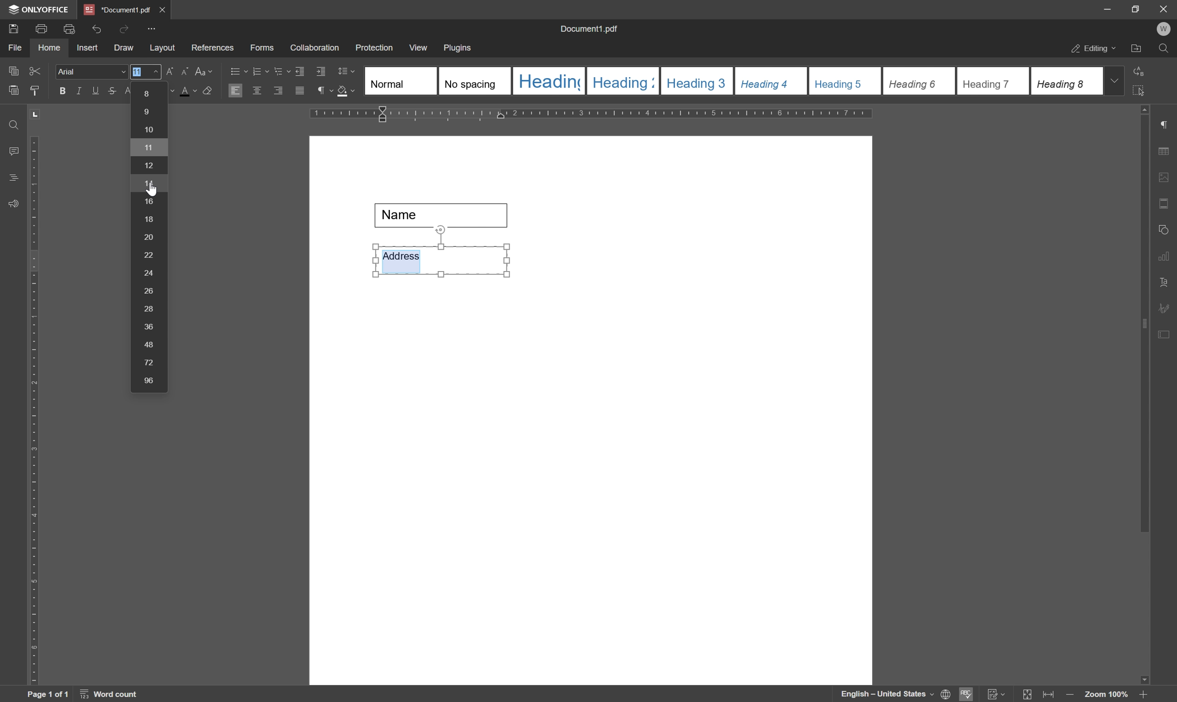 This screenshot has height=702, width=1177. What do you see at coordinates (92, 72) in the screenshot?
I see `font` at bounding box center [92, 72].